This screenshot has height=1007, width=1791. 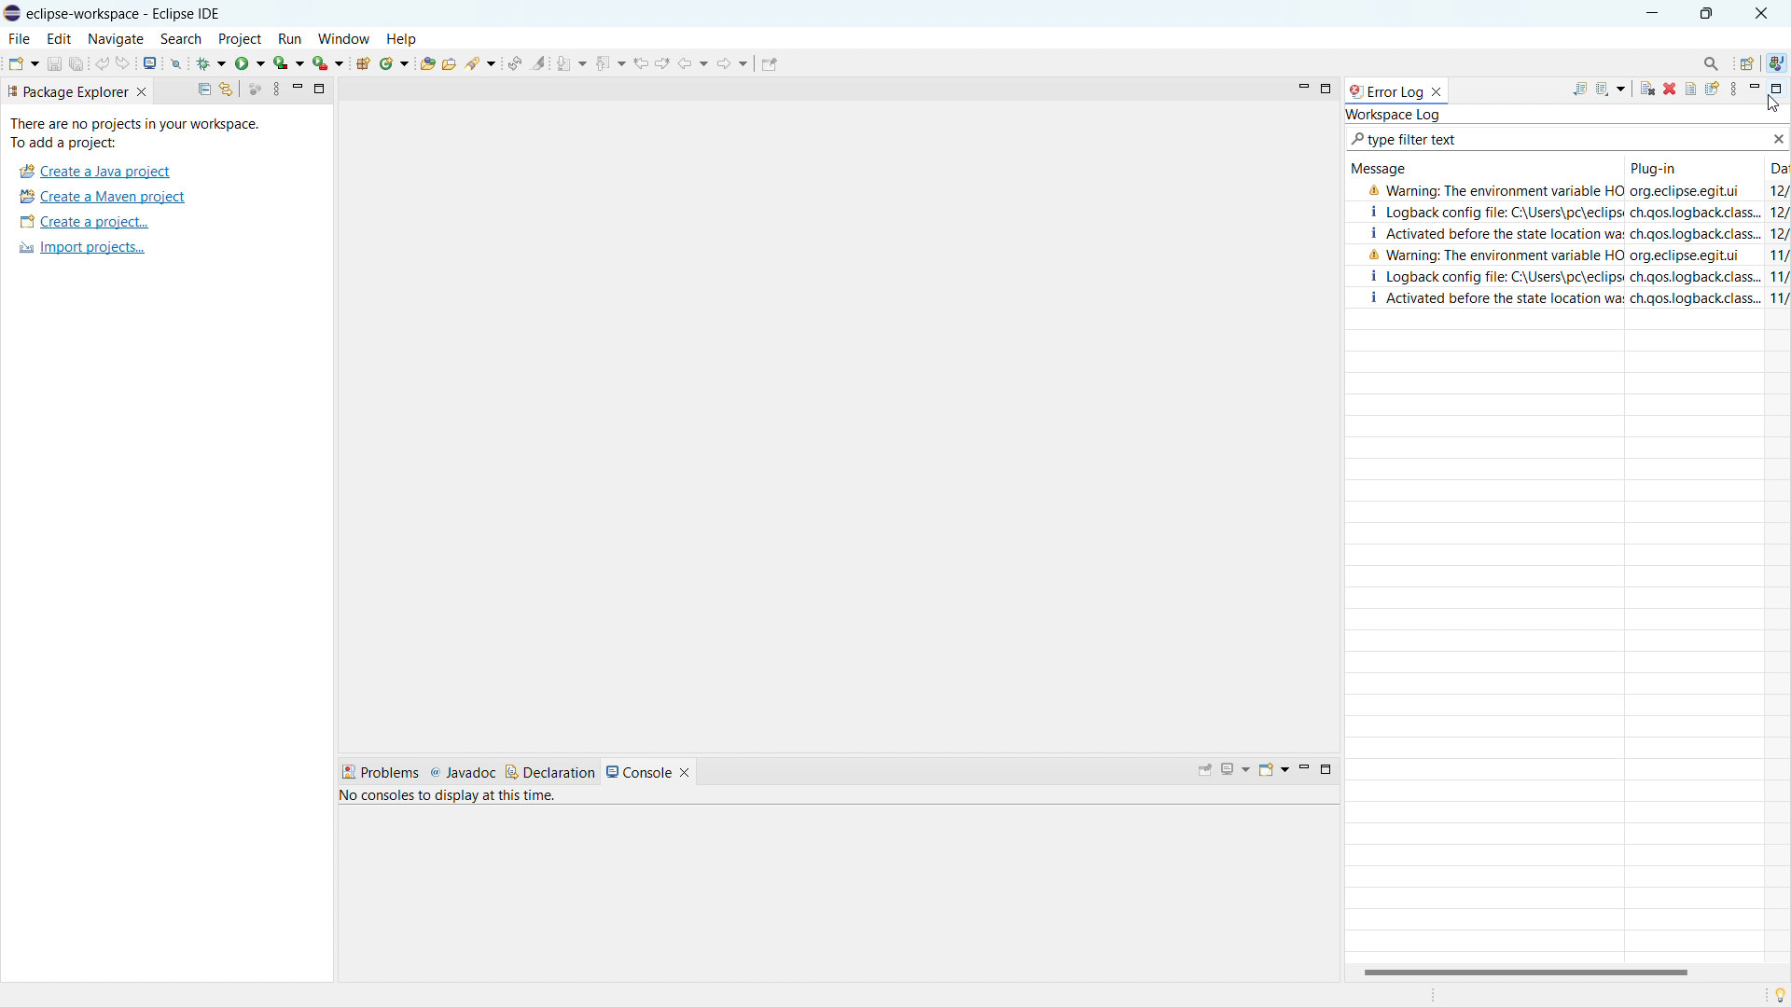 What do you see at coordinates (517, 62) in the screenshot?
I see `toggle ant editor auto reconcile` at bounding box center [517, 62].